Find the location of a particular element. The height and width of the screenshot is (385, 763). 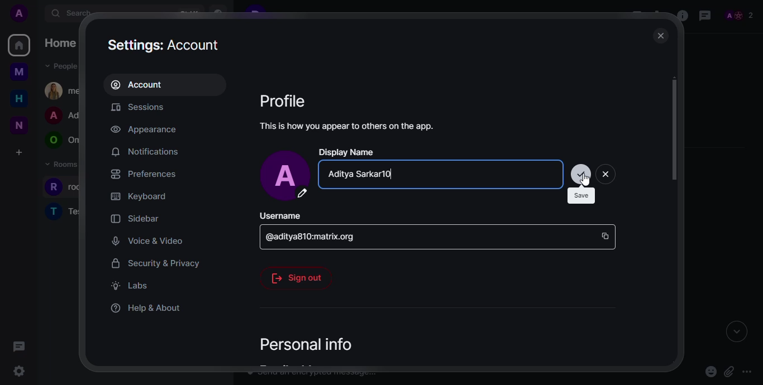

info is located at coordinates (349, 126).